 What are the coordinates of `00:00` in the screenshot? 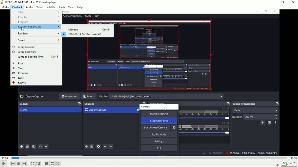 It's located at (5, 158).